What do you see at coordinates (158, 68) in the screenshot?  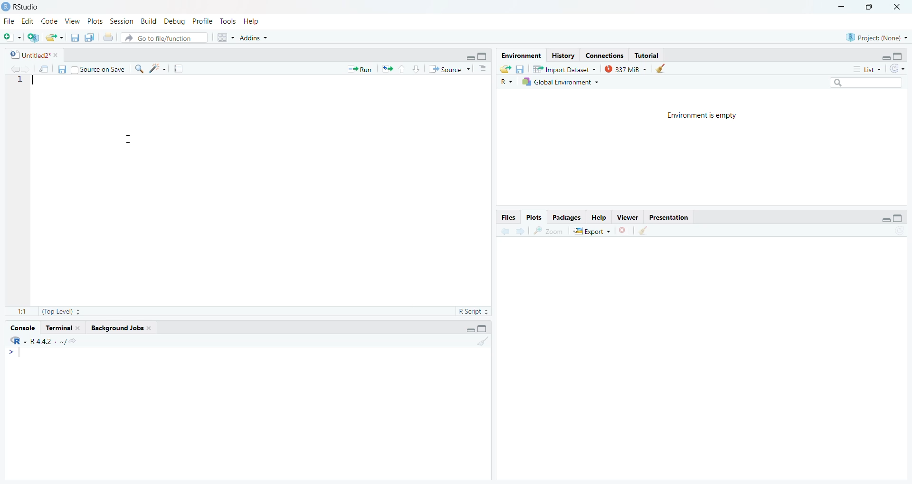 I see `code tools` at bounding box center [158, 68].